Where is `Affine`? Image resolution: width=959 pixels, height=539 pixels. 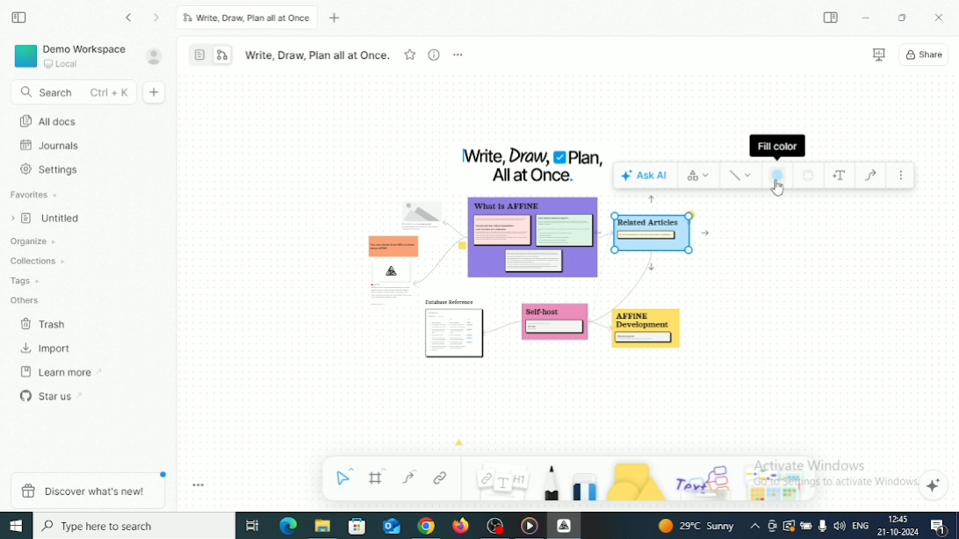 Affine is located at coordinates (564, 525).